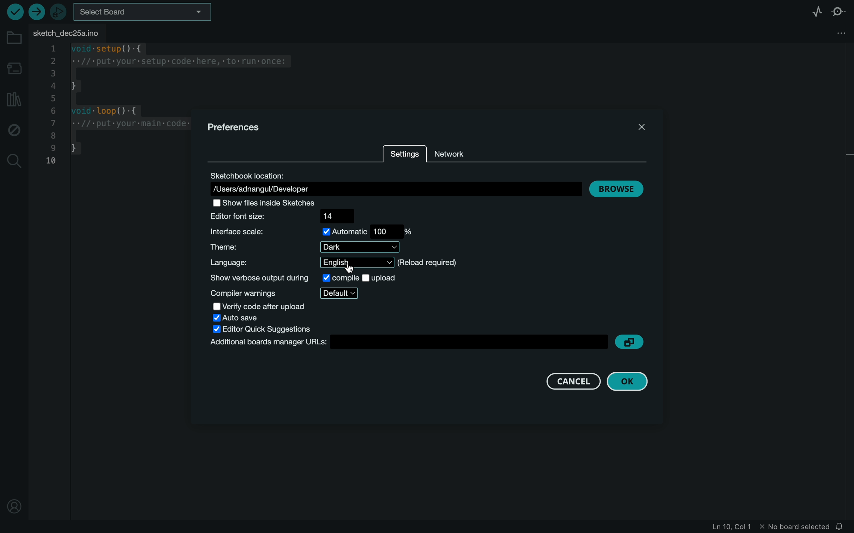 The width and height of the screenshot is (854, 533). I want to click on close, so click(642, 127).